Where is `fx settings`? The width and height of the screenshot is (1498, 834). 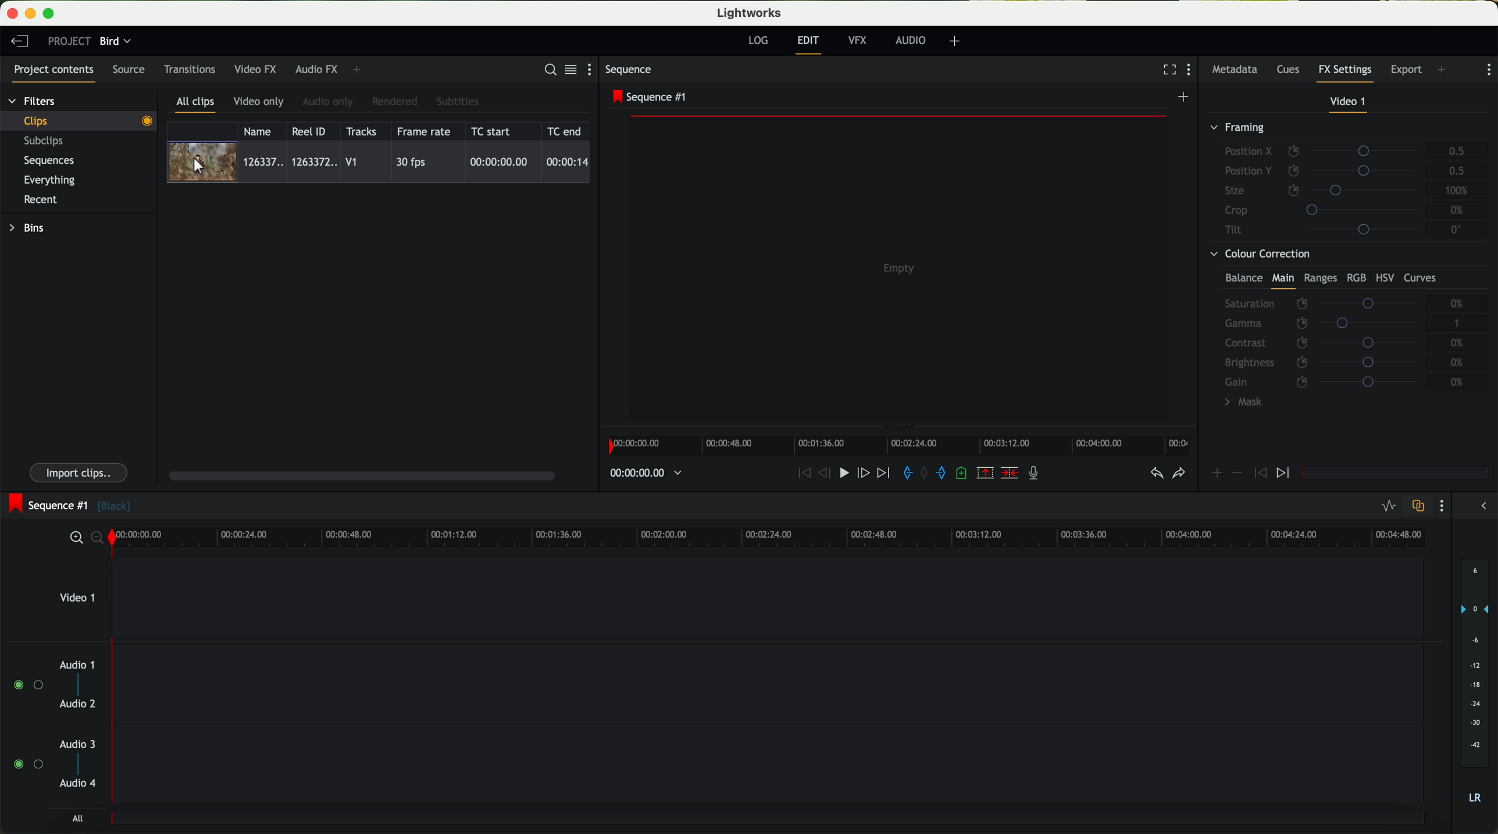 fx settings is located at coordinates (1344, 73).